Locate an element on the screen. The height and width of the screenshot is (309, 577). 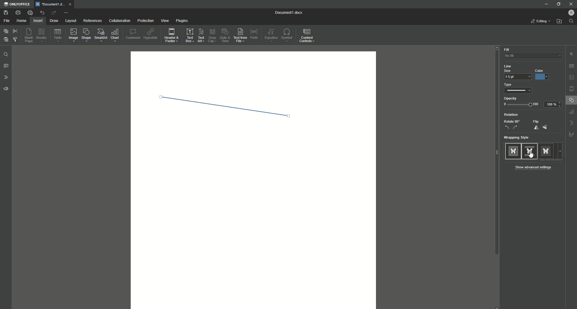
Image is located at coordinates (74, 36).